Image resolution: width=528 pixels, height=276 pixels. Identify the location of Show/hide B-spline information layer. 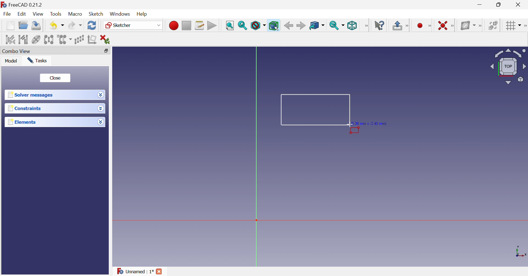
(468, 26).